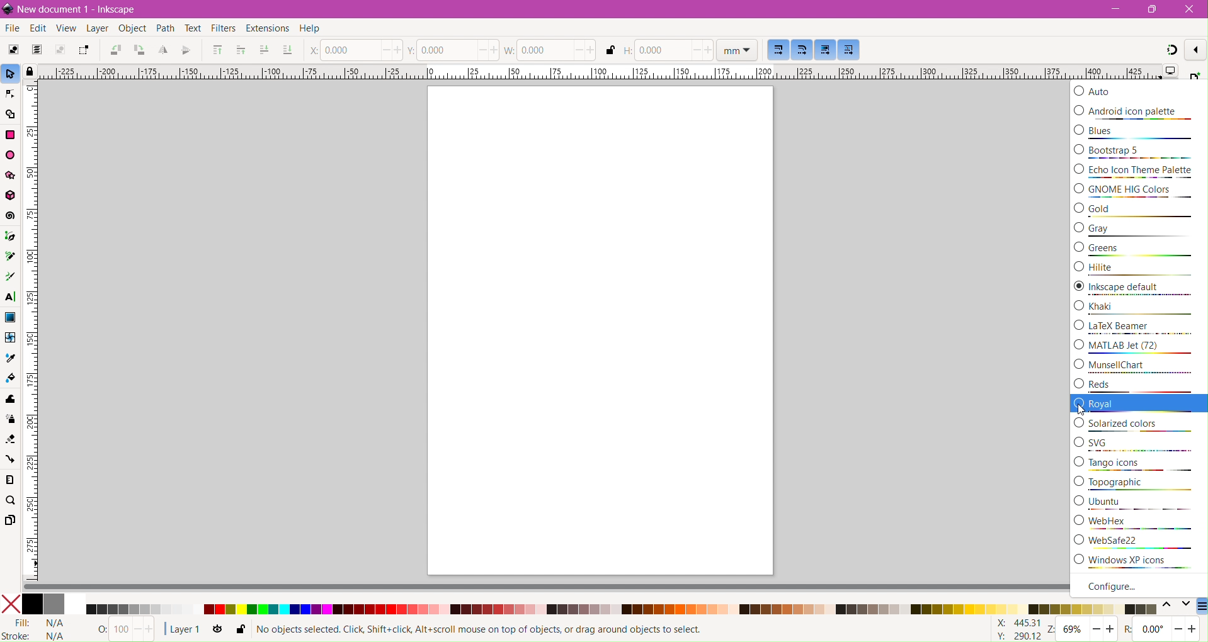  I want to click on Royal, so click(1139, 405).